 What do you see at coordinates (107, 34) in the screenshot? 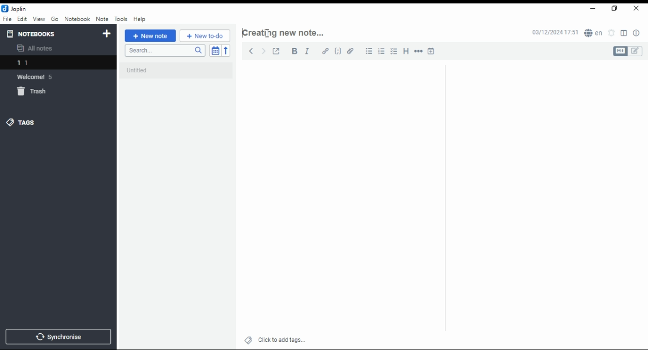
I see `new notebook` at bounding box center [107, 34].